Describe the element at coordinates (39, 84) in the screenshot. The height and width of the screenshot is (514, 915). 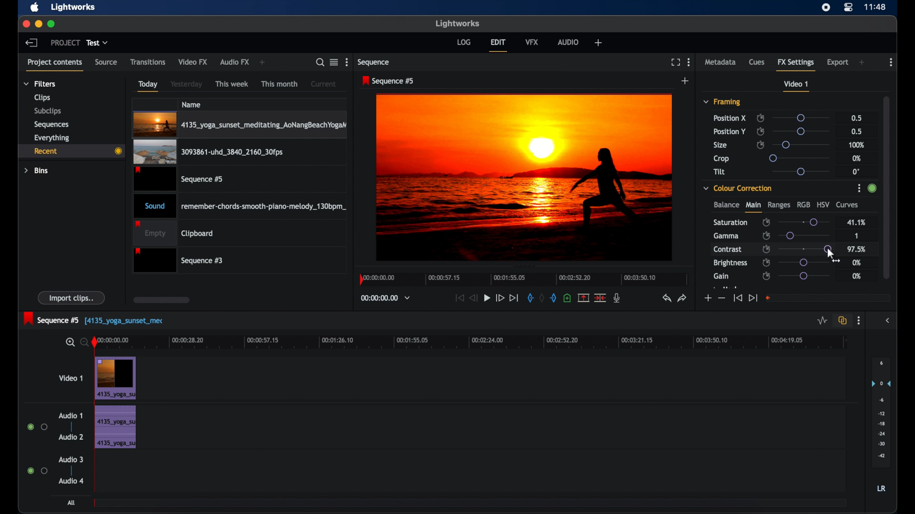
I see `filters` at that location.